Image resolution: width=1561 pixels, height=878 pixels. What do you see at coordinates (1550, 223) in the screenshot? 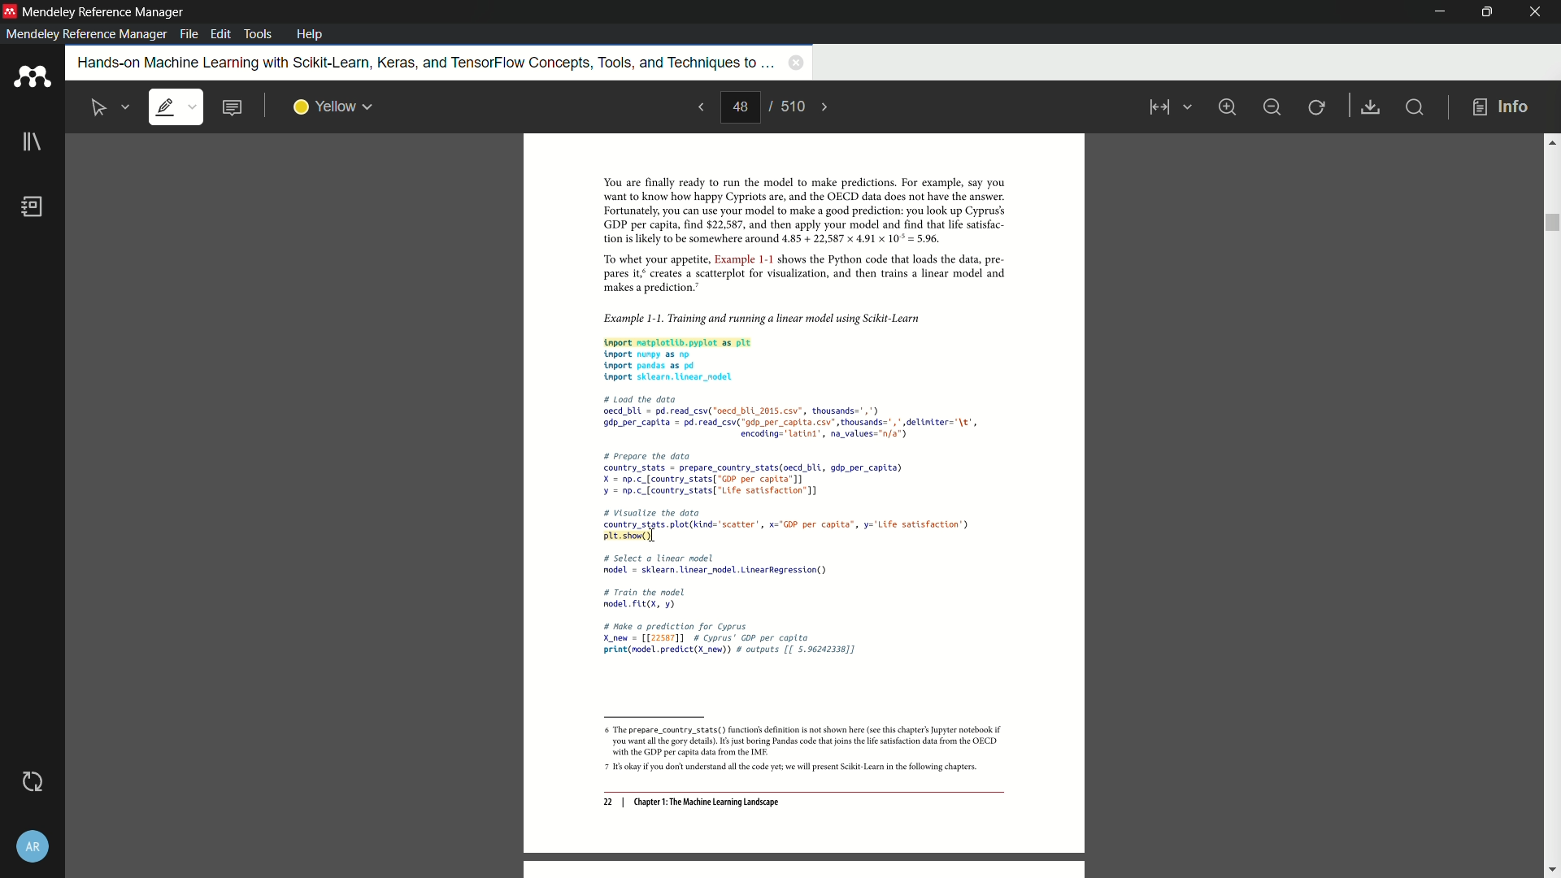
I see `scroll bar` at bounding box center [1550, 223].